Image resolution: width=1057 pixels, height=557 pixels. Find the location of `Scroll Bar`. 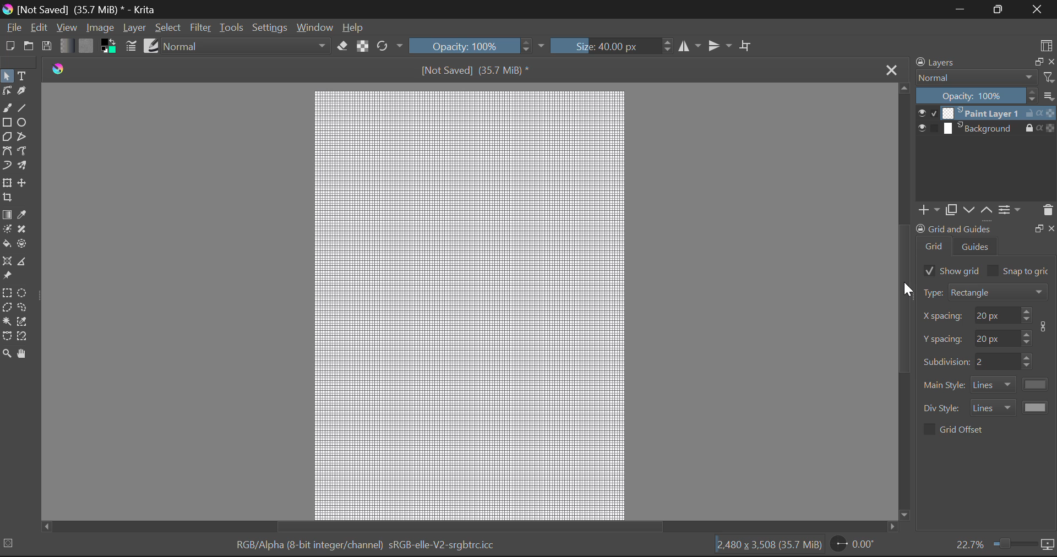

Scroll Bar is located at coordinates (904, 304).